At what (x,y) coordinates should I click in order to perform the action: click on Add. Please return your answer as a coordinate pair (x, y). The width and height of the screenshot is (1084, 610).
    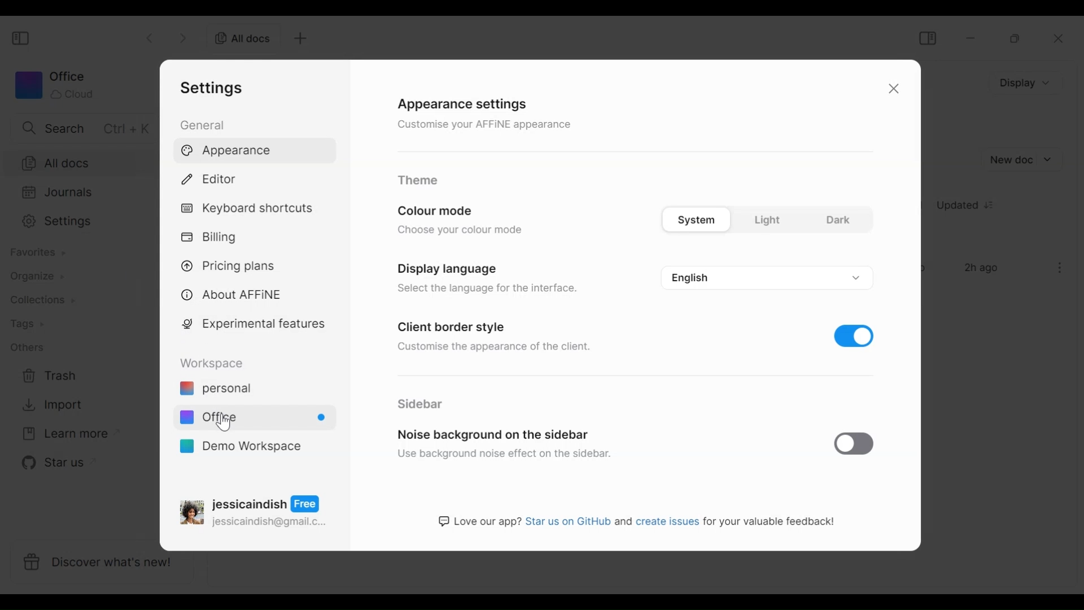
    Looking at the image, I should click on (299, 38).